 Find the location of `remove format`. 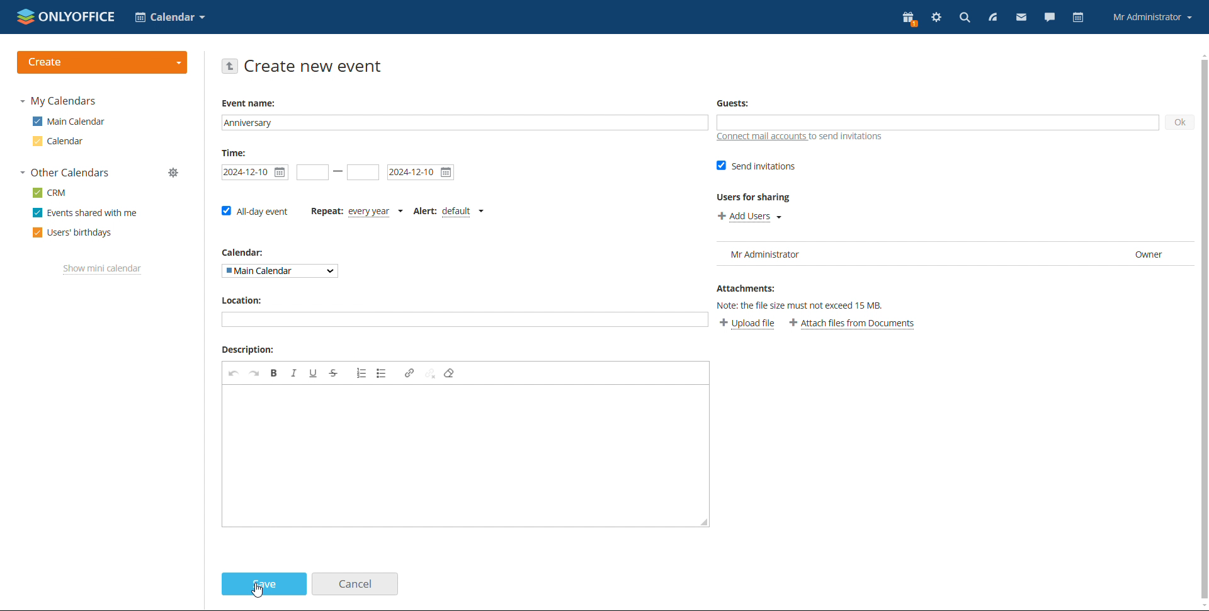

remove format is located at coordinates (451, 373).